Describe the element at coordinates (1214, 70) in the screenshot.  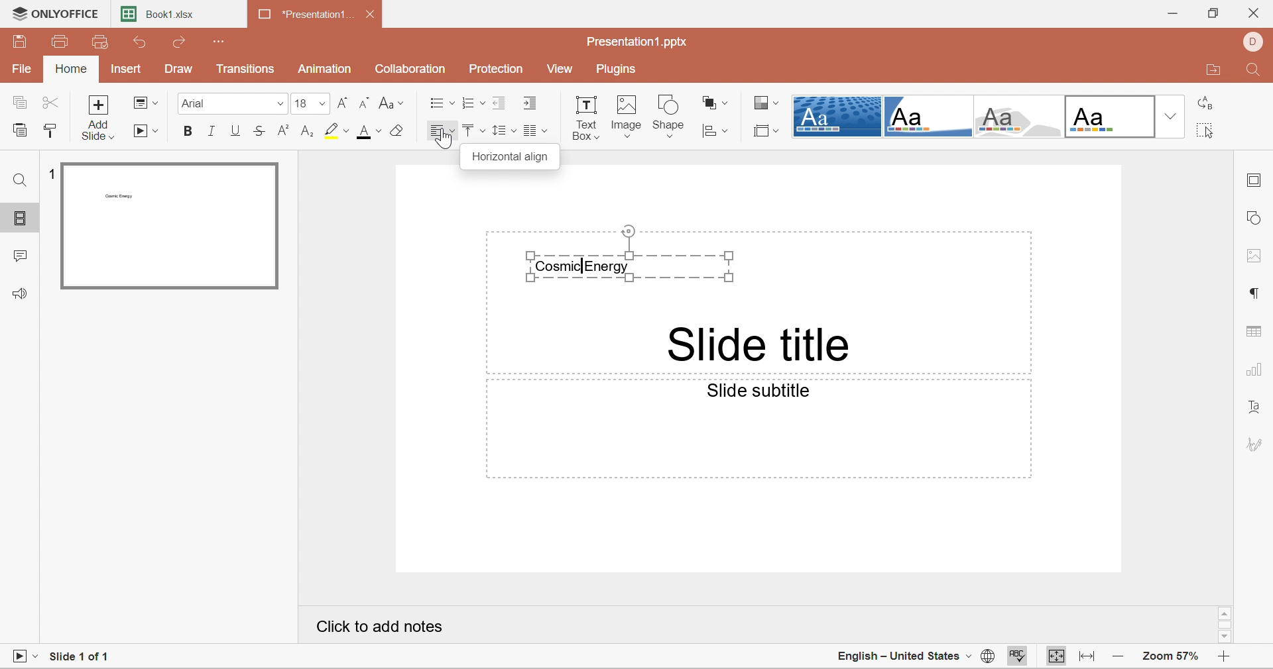
I see `Open file location` at that location.